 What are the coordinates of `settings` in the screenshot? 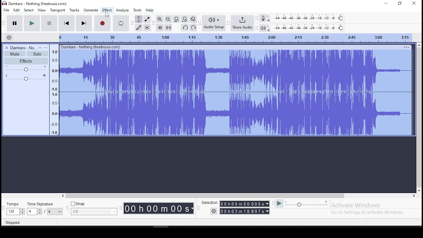 It's located at (213, 212).